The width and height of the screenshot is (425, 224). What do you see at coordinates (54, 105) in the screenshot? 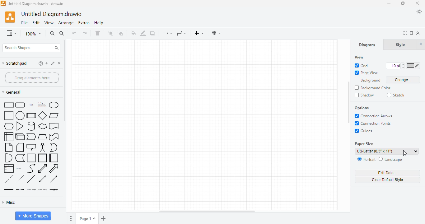
I see `ellipse` at bounding box center [54, 105].